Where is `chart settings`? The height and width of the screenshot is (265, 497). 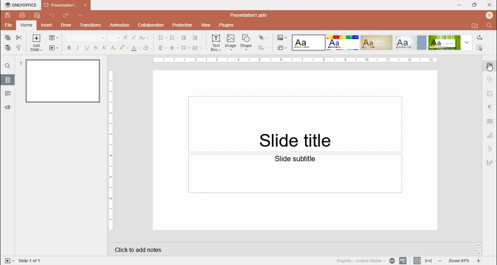 chart settings is located at coordinates (490, 136).